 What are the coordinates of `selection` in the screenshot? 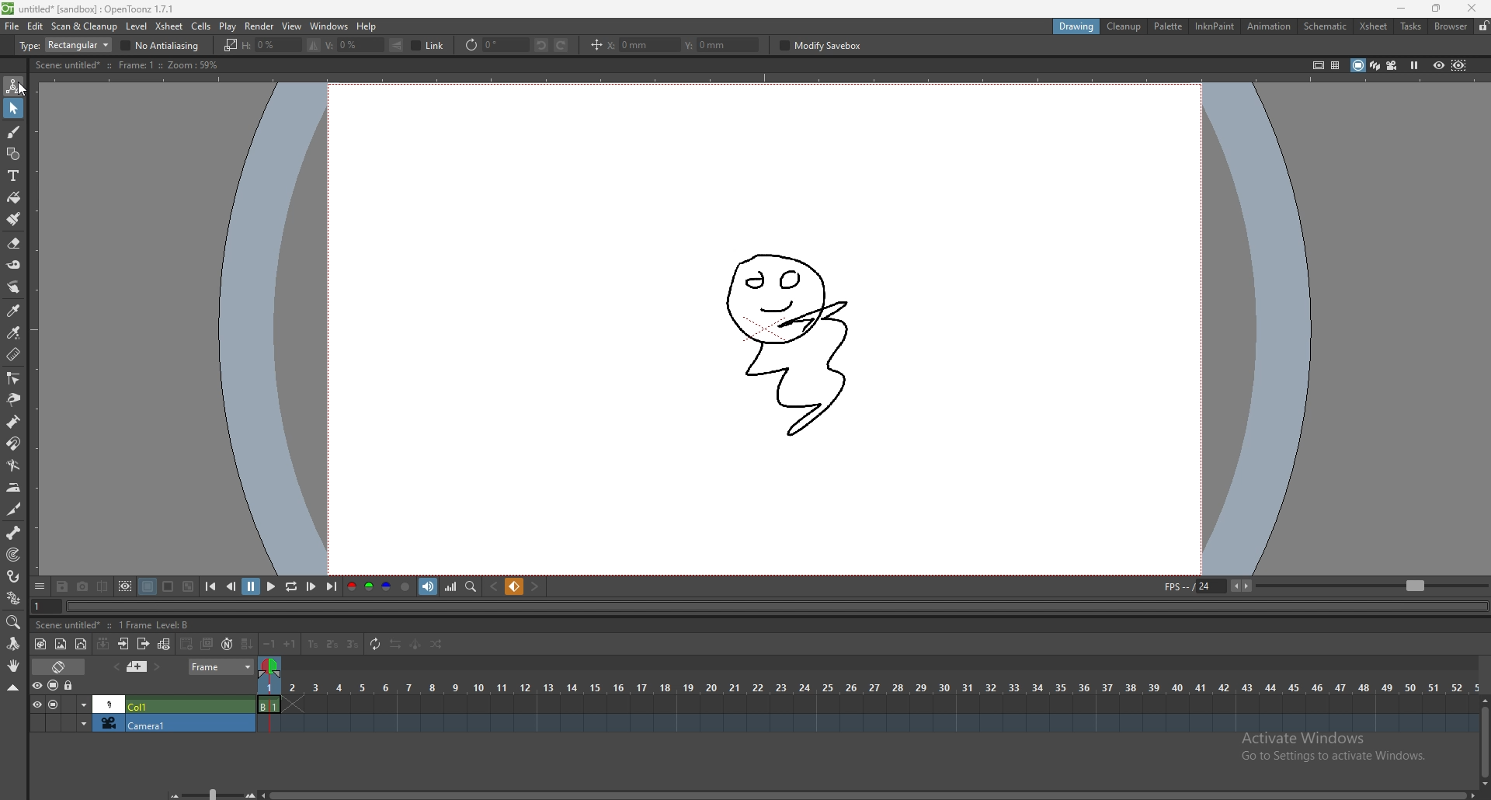 It's located at (14, 109).